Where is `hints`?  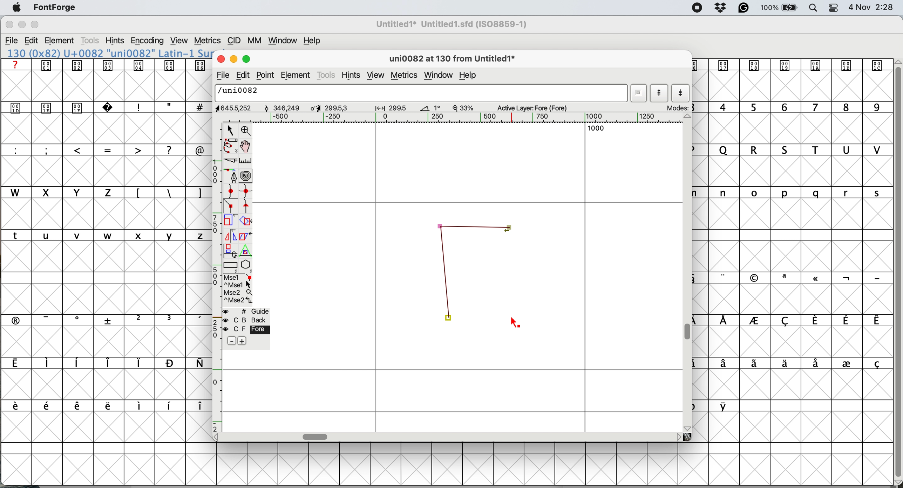
hints is located at coordinates (352, 76).